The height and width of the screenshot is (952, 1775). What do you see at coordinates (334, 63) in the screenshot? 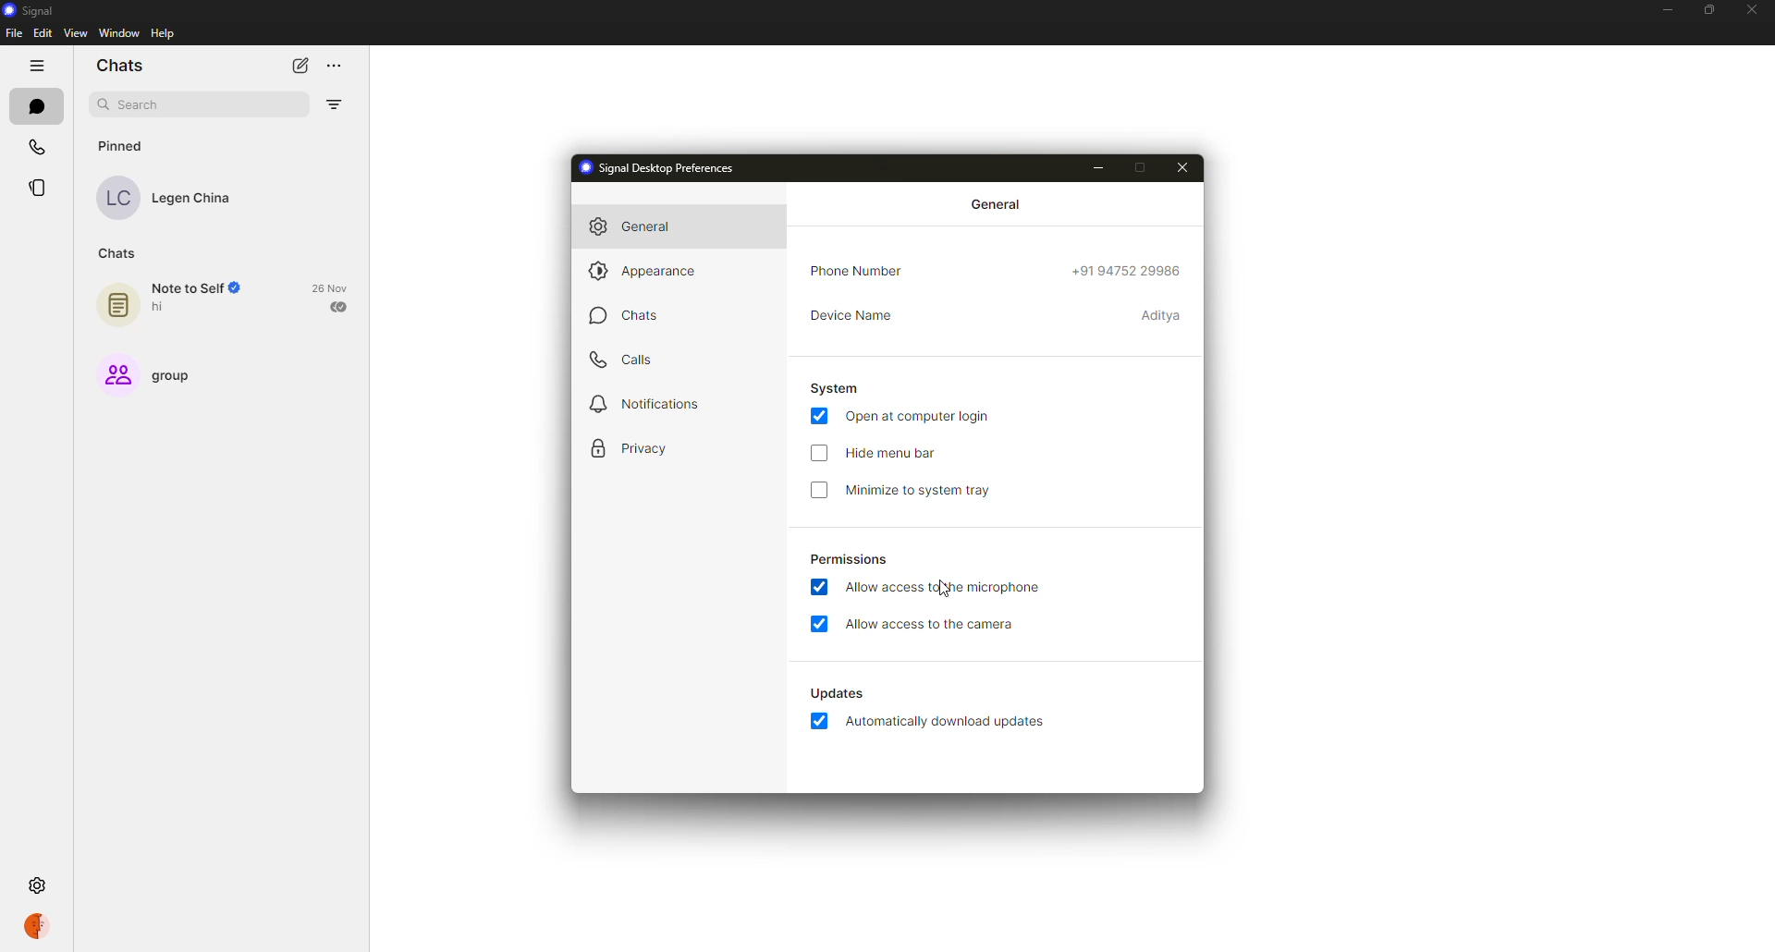
I see `more` at bounding box center [334, 63].